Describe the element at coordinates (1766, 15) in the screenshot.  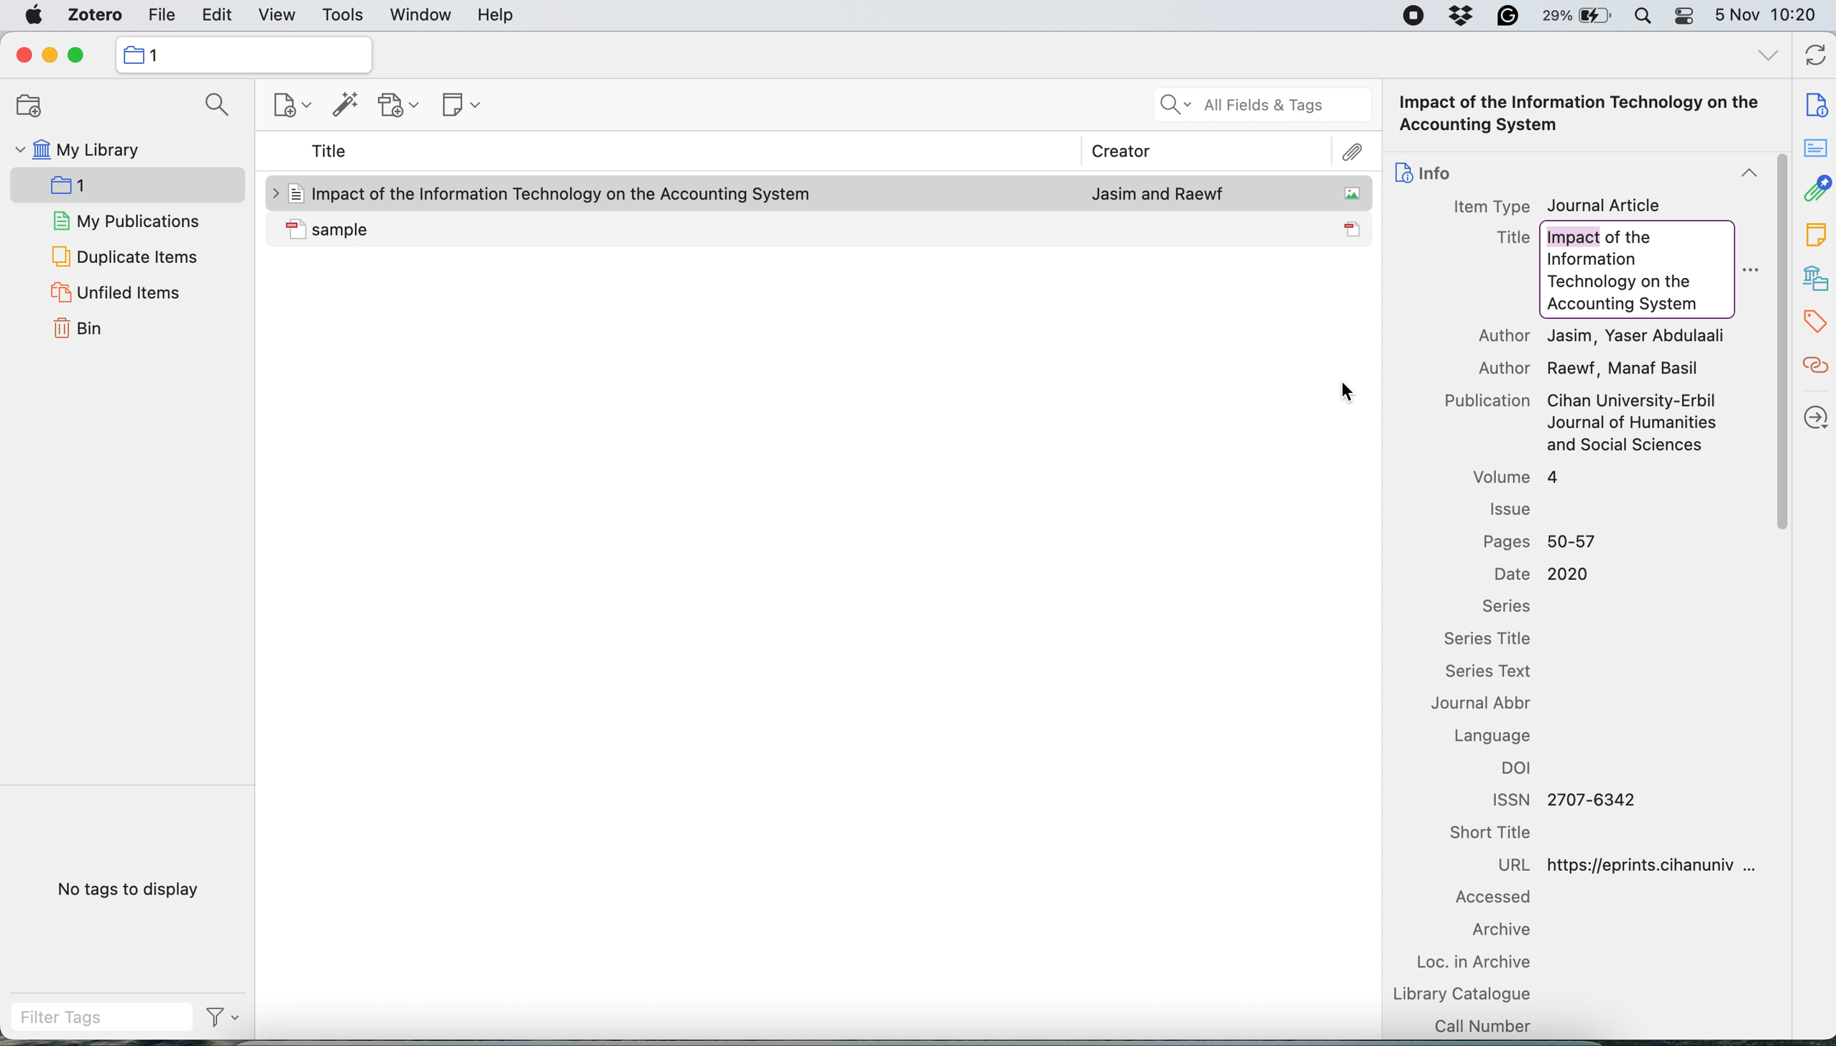
I see `5 Nov 10:20` at that location.